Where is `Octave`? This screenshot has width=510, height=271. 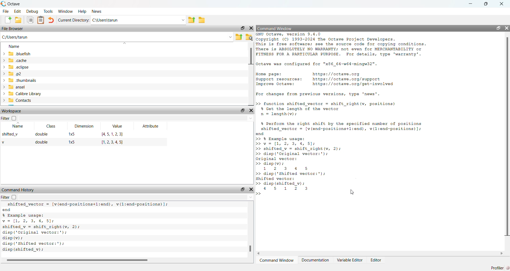
Octave is located at coordinates (22, 3).